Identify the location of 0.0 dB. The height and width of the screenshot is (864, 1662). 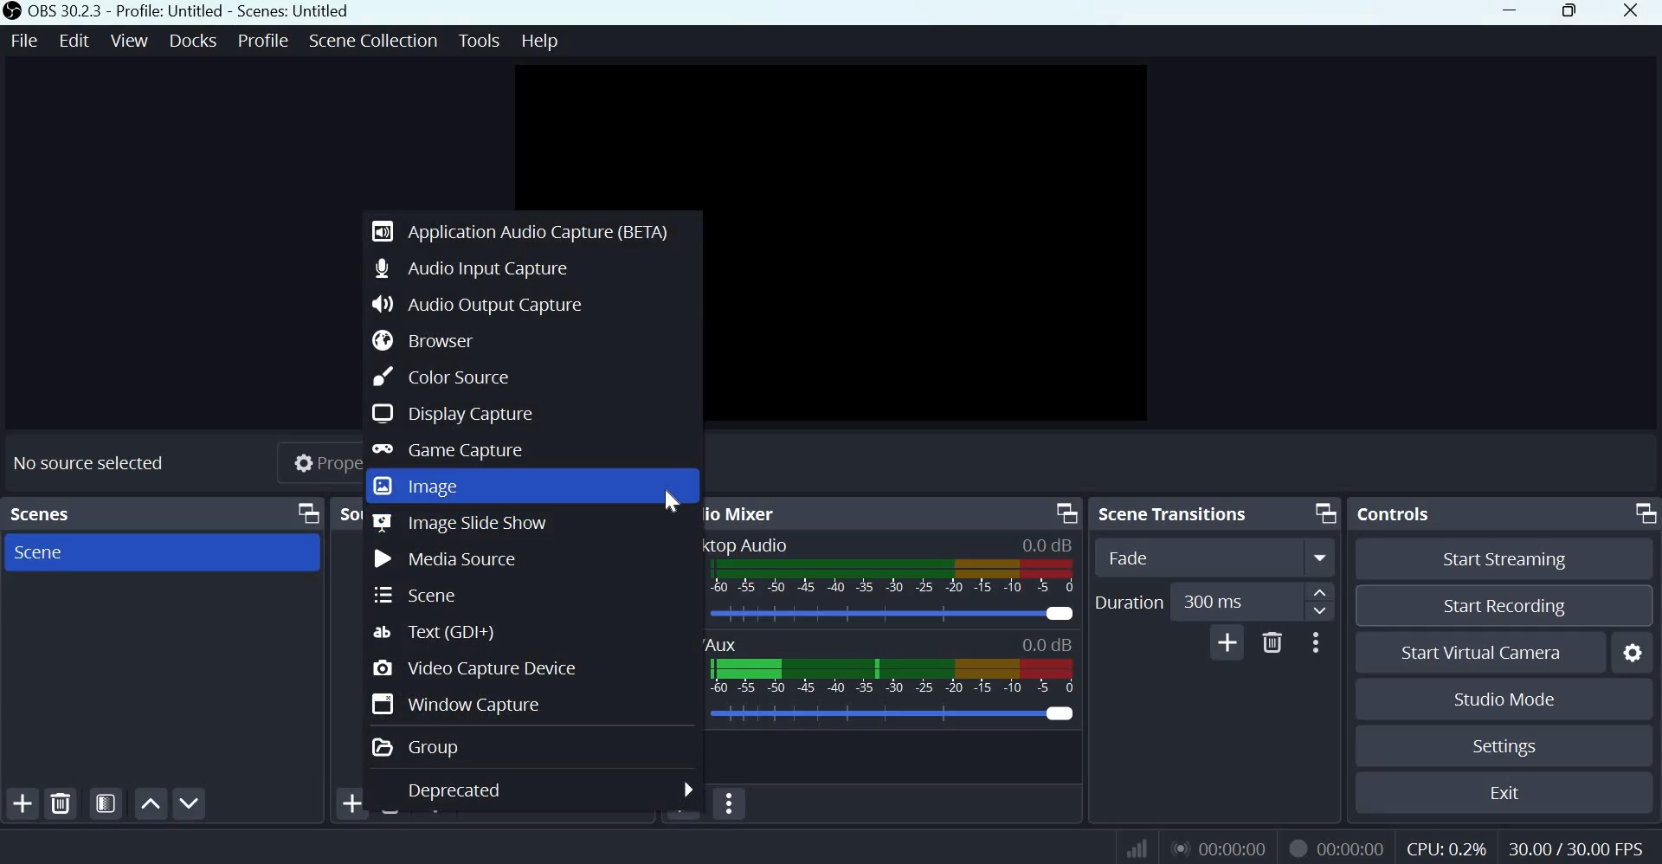
(1047, 647).